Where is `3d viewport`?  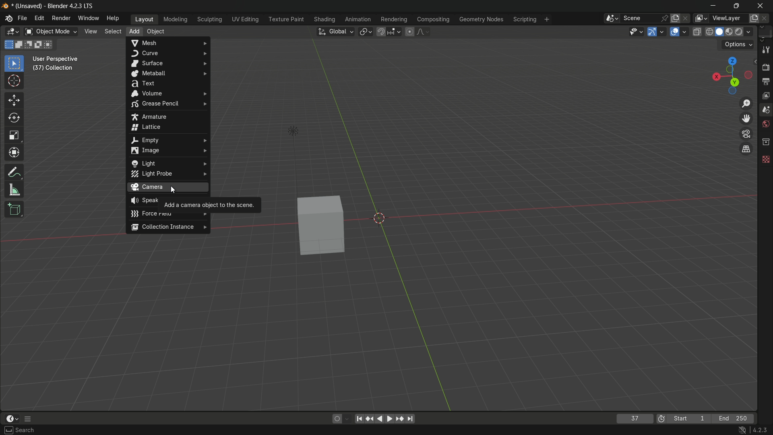
3d viewport is located at coordinates (14, 32).